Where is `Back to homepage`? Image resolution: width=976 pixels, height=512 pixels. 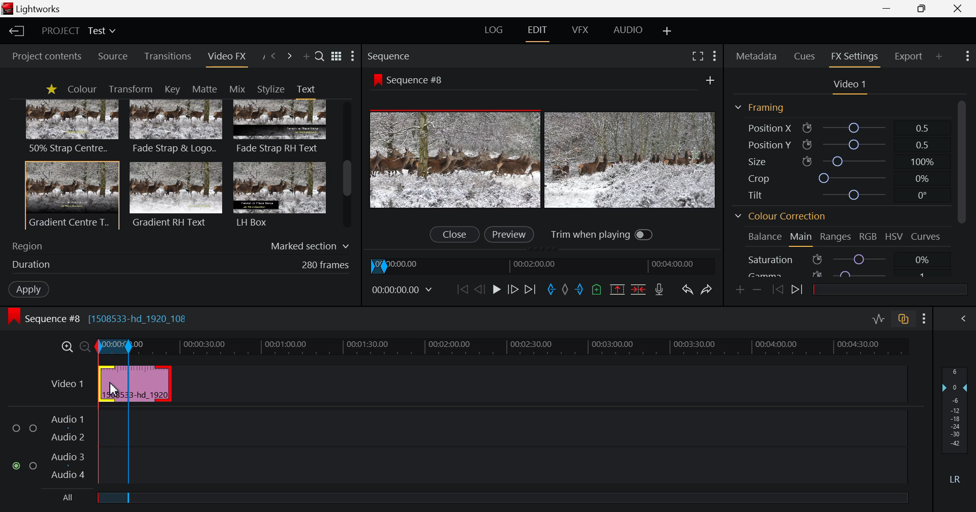 Back to homepage is located at coordinates (15, 31).